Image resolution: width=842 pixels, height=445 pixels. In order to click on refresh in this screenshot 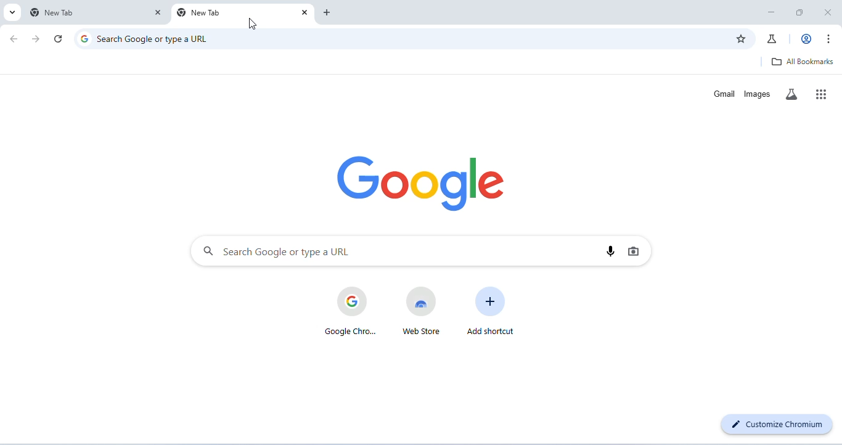, I will do `click(58, 39)`.